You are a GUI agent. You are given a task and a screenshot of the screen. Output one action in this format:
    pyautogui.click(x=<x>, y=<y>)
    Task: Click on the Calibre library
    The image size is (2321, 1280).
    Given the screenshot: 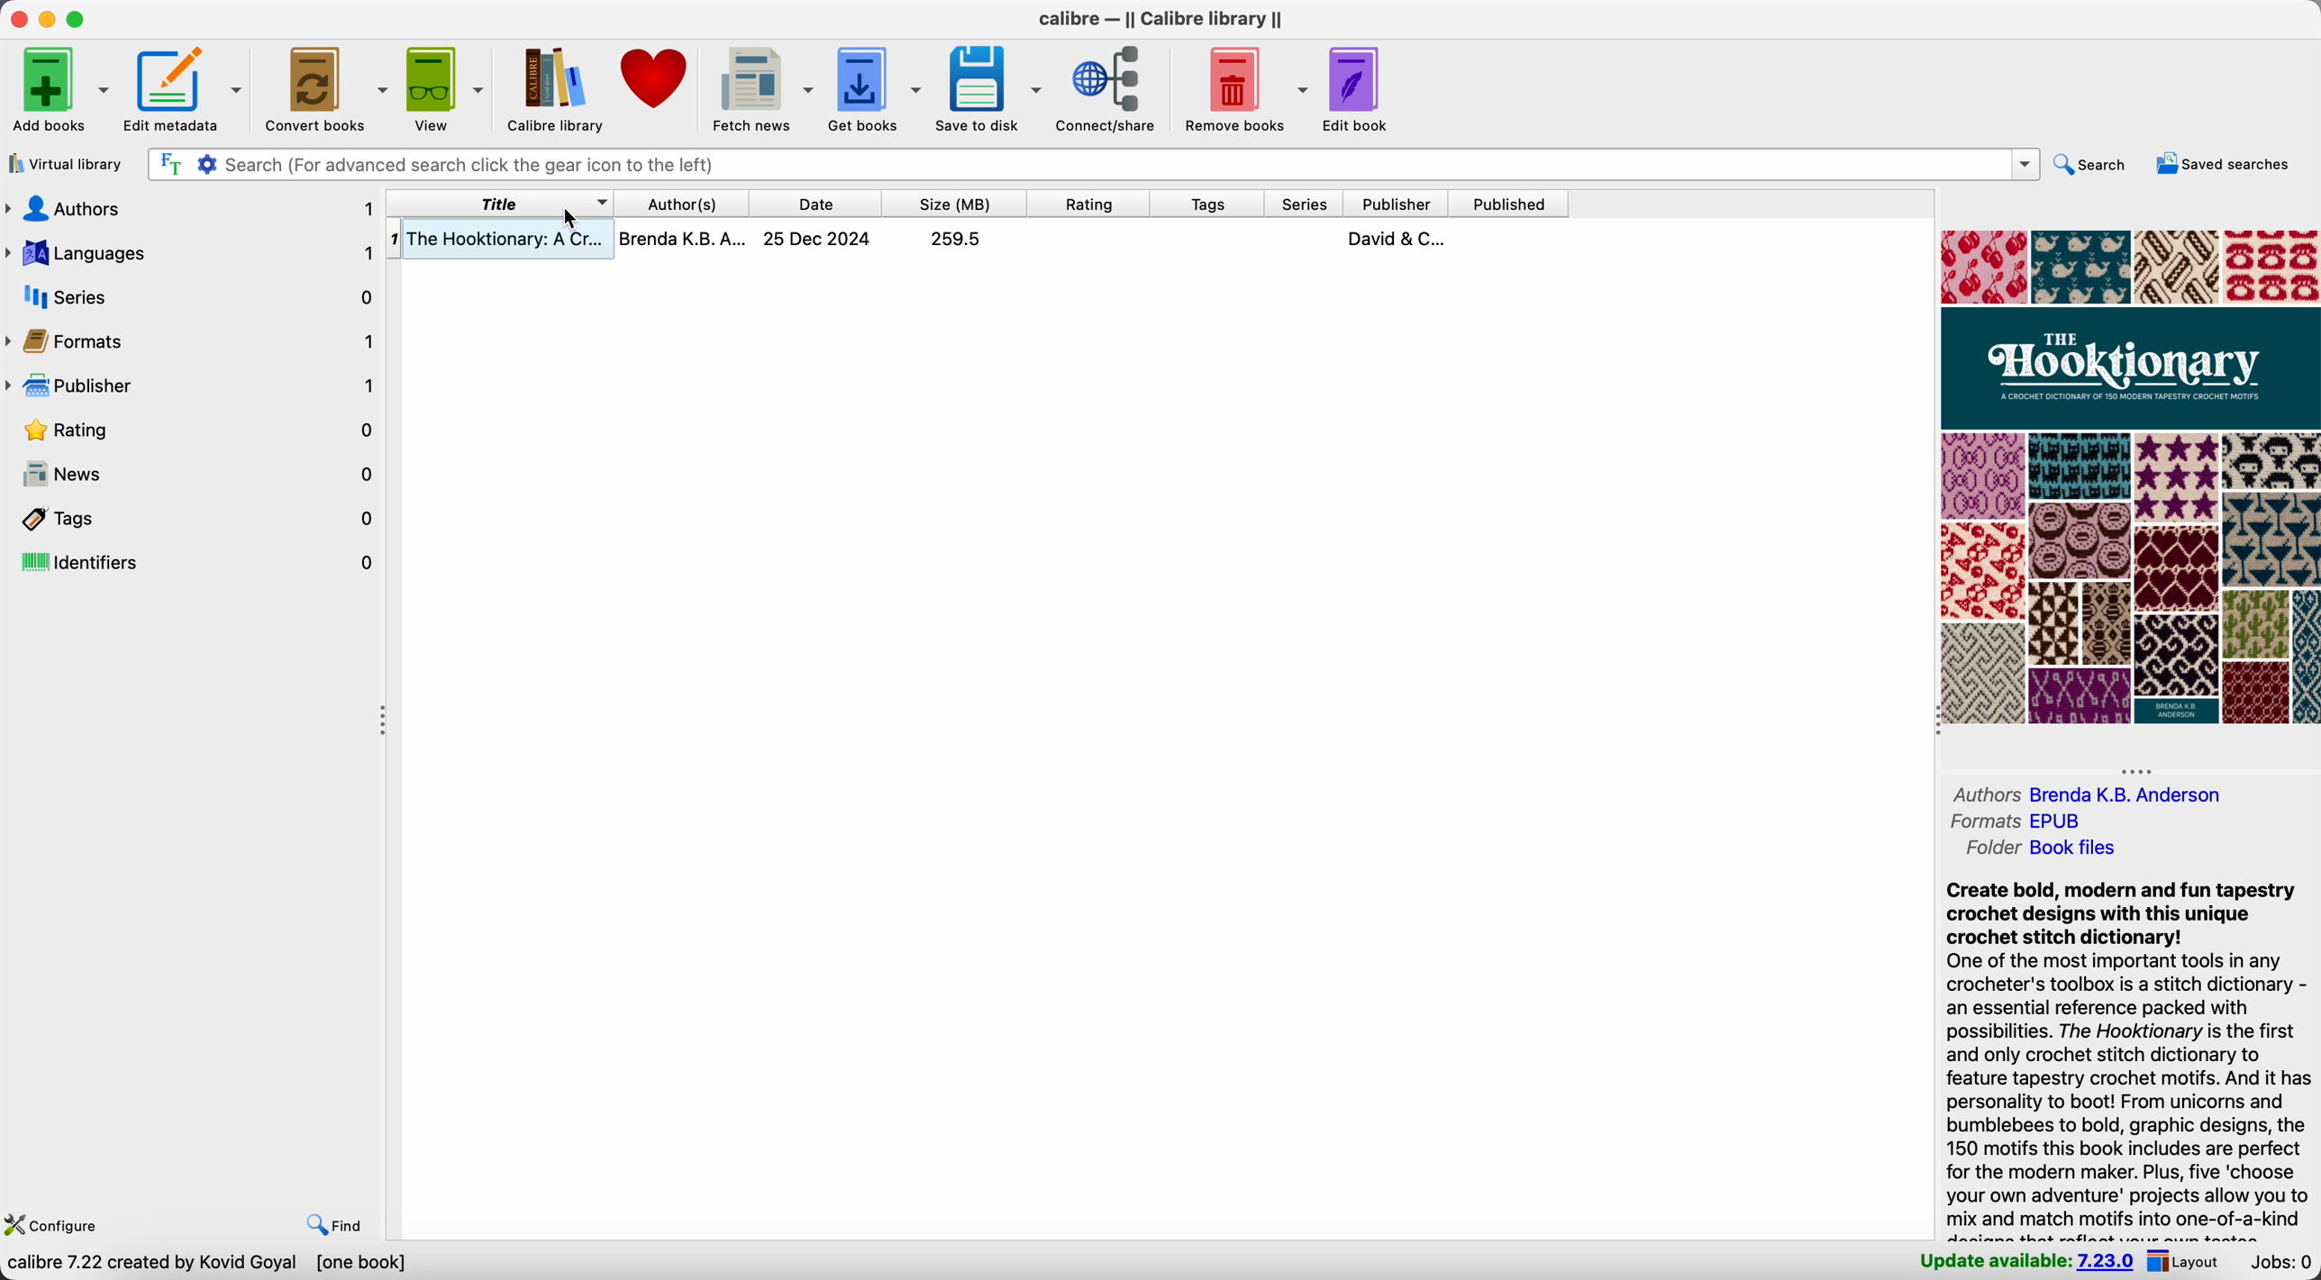 What is the action you would take?
    pyautogui.click(x=553, y=87)
    